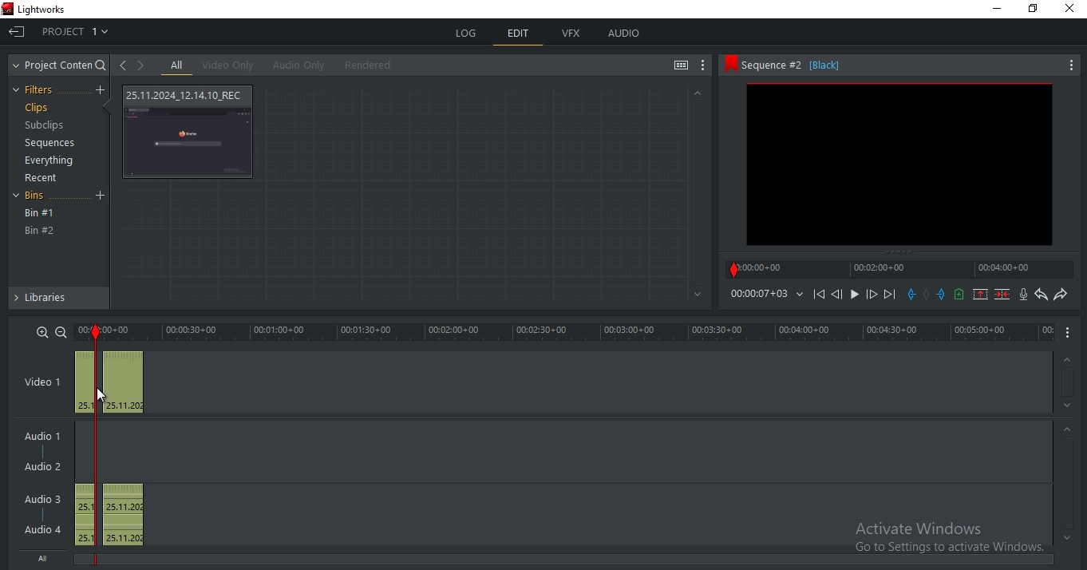  Describe the element at coordinates (468, 34) in the screenshot. I see `log` at that location.